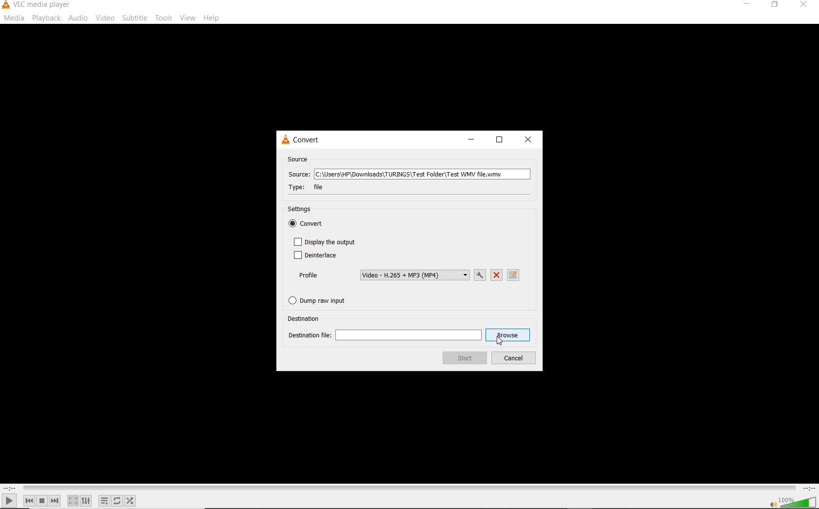 The height and width of the screenshot is (509, 819). I want to click on video - MP4, so click(414, 275).